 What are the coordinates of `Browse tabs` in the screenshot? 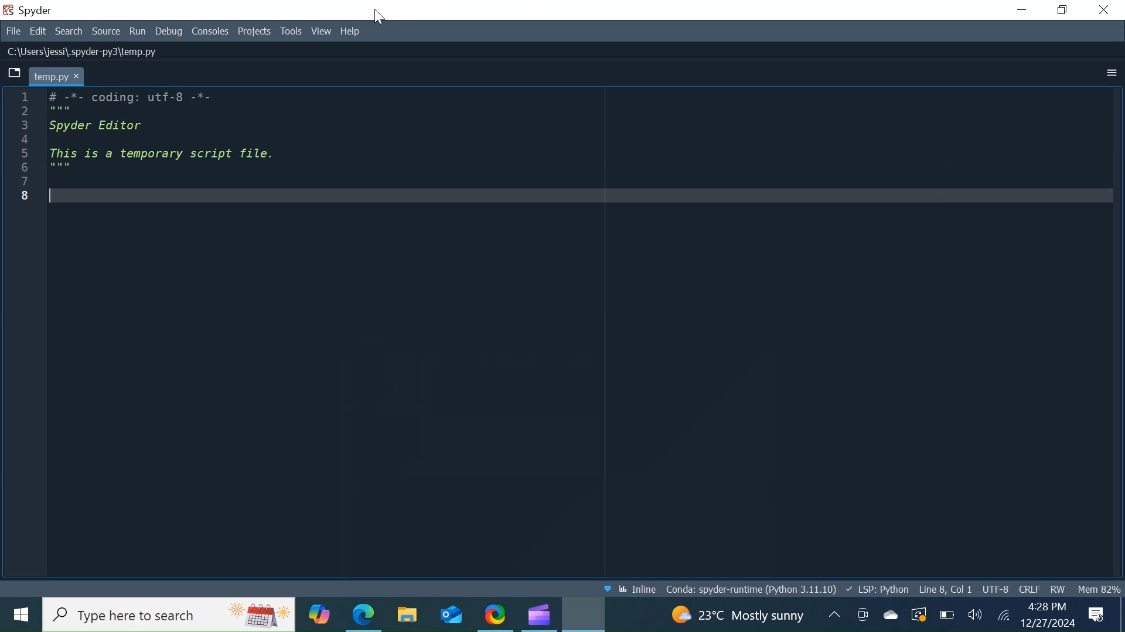 It's located at (15, 74).